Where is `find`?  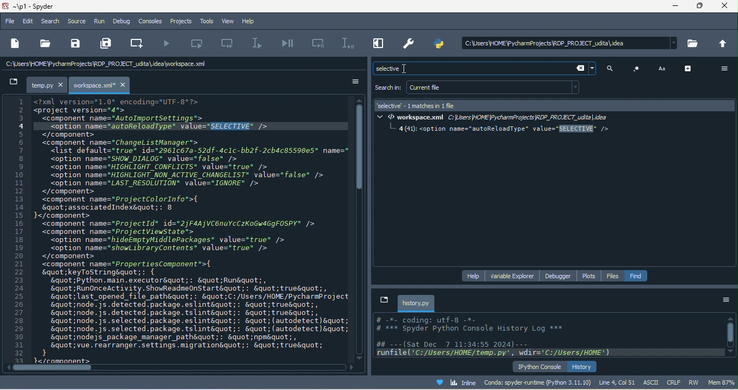 find is located at coordinates (637, 275).